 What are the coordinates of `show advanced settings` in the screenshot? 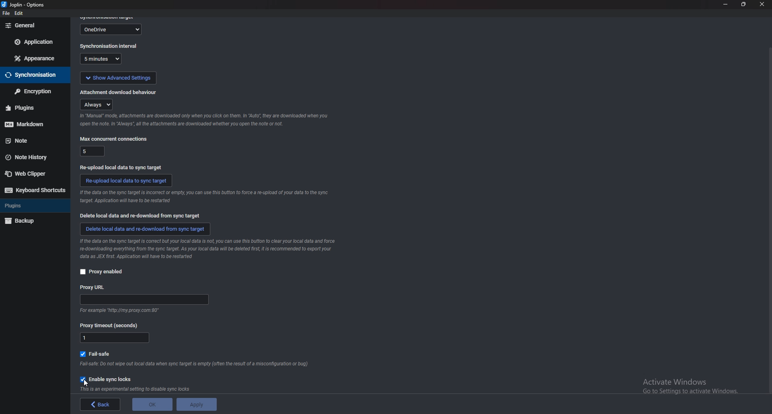 It's located at (117, 77).